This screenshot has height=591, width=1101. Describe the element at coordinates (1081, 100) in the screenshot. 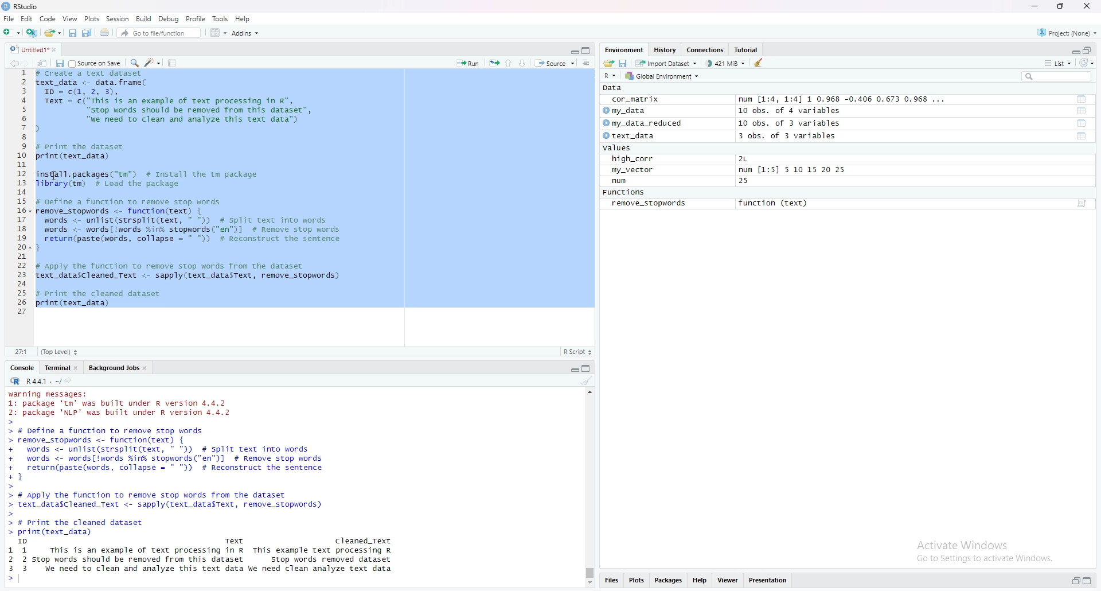

I see `functions` at that location.